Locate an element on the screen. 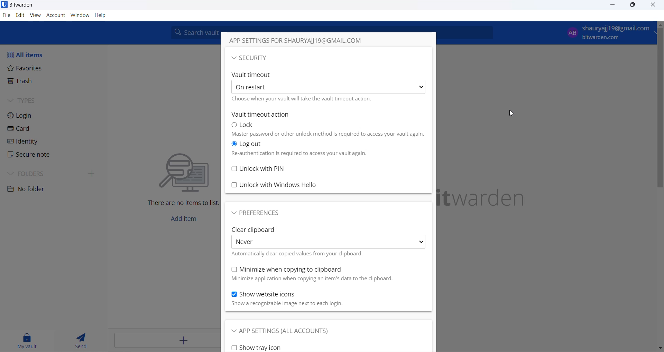 This screenshot has width=664, height=352. Login is located at coordinates (28, 116).